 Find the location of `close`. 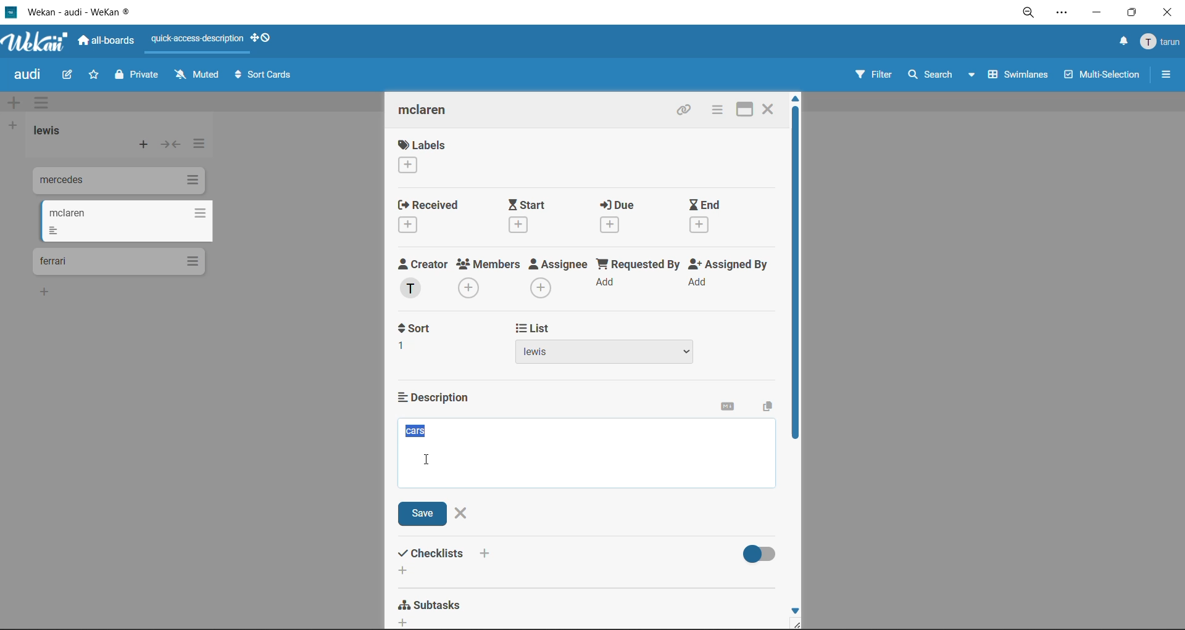

close is located at coordinates (1171, 12).